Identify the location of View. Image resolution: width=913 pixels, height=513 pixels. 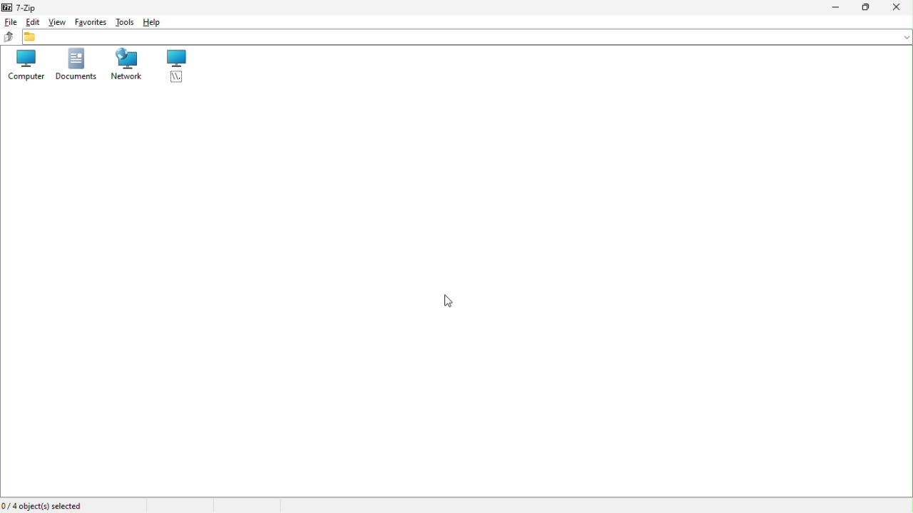
(57, 22).